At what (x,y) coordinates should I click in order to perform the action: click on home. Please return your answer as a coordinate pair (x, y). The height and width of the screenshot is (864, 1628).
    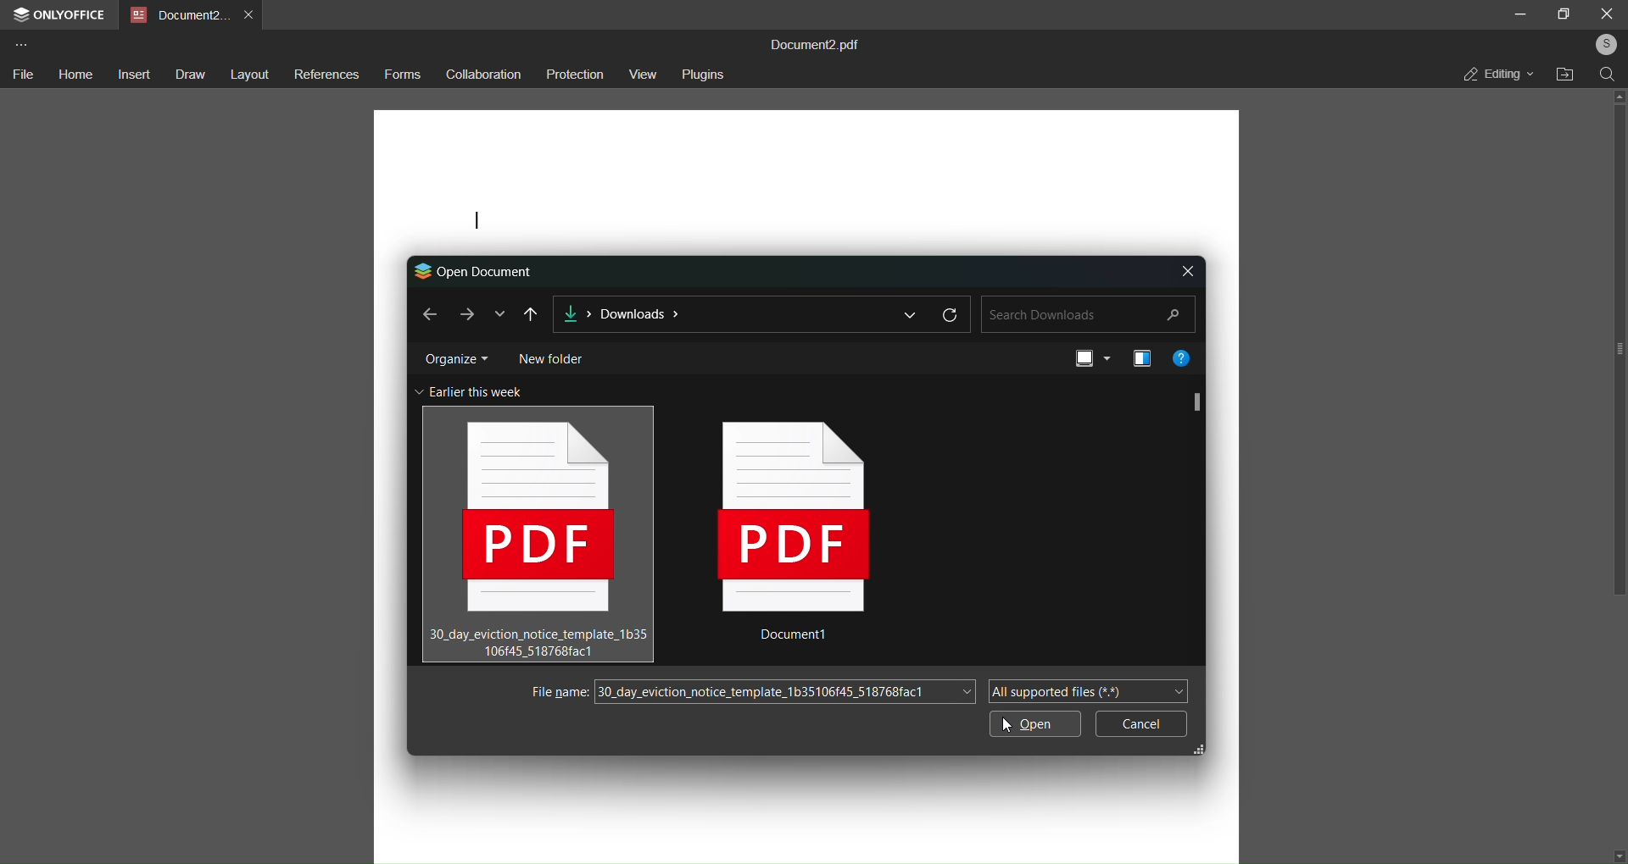
    Looking at the image, I should click on (73, 72).